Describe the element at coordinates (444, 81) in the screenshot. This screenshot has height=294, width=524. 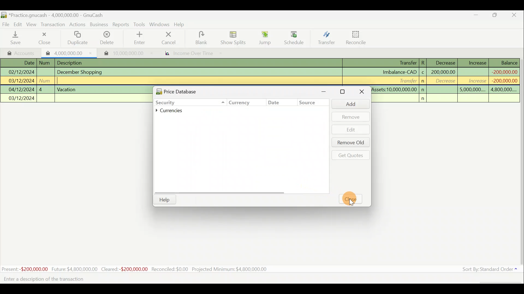
I see `decrease` at that location.